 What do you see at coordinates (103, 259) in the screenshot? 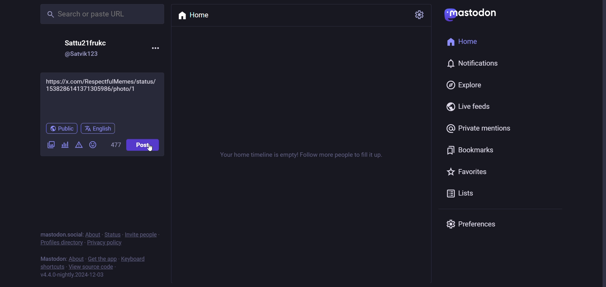
I see `get the app` at bounding box center [103, 259].